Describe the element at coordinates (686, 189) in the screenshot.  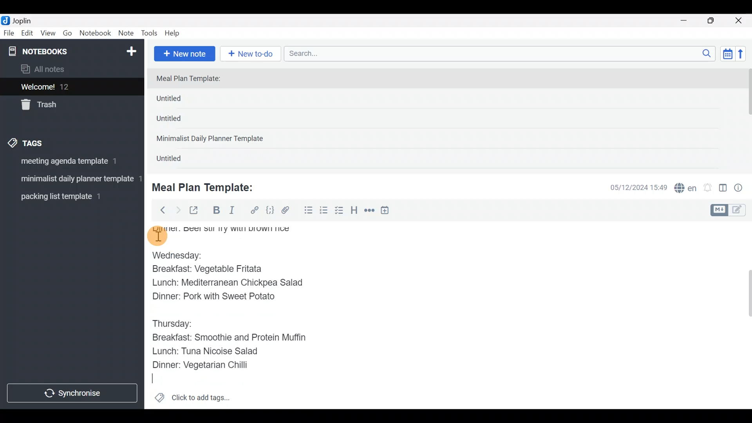
I see `Spelling` at that location.